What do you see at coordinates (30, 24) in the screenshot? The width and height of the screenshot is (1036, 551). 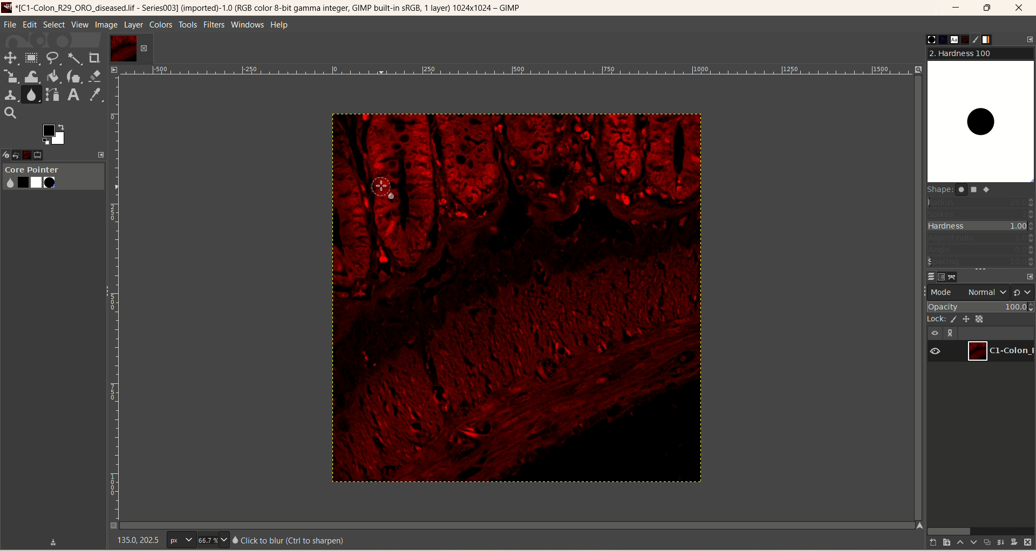 I see `edit` at bounding box center [30, 24].